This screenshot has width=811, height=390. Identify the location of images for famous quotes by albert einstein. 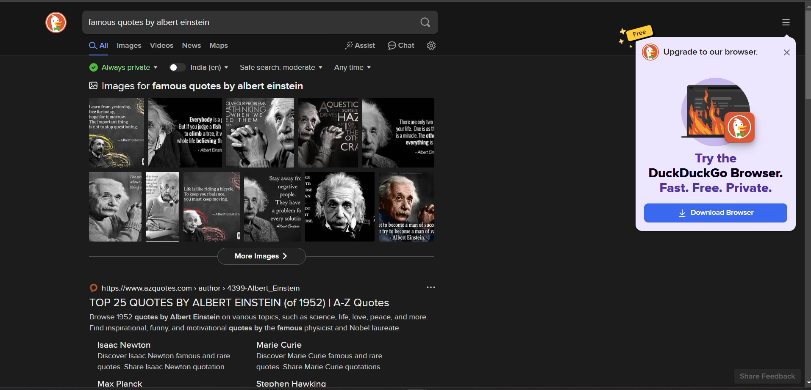
(195, 86).